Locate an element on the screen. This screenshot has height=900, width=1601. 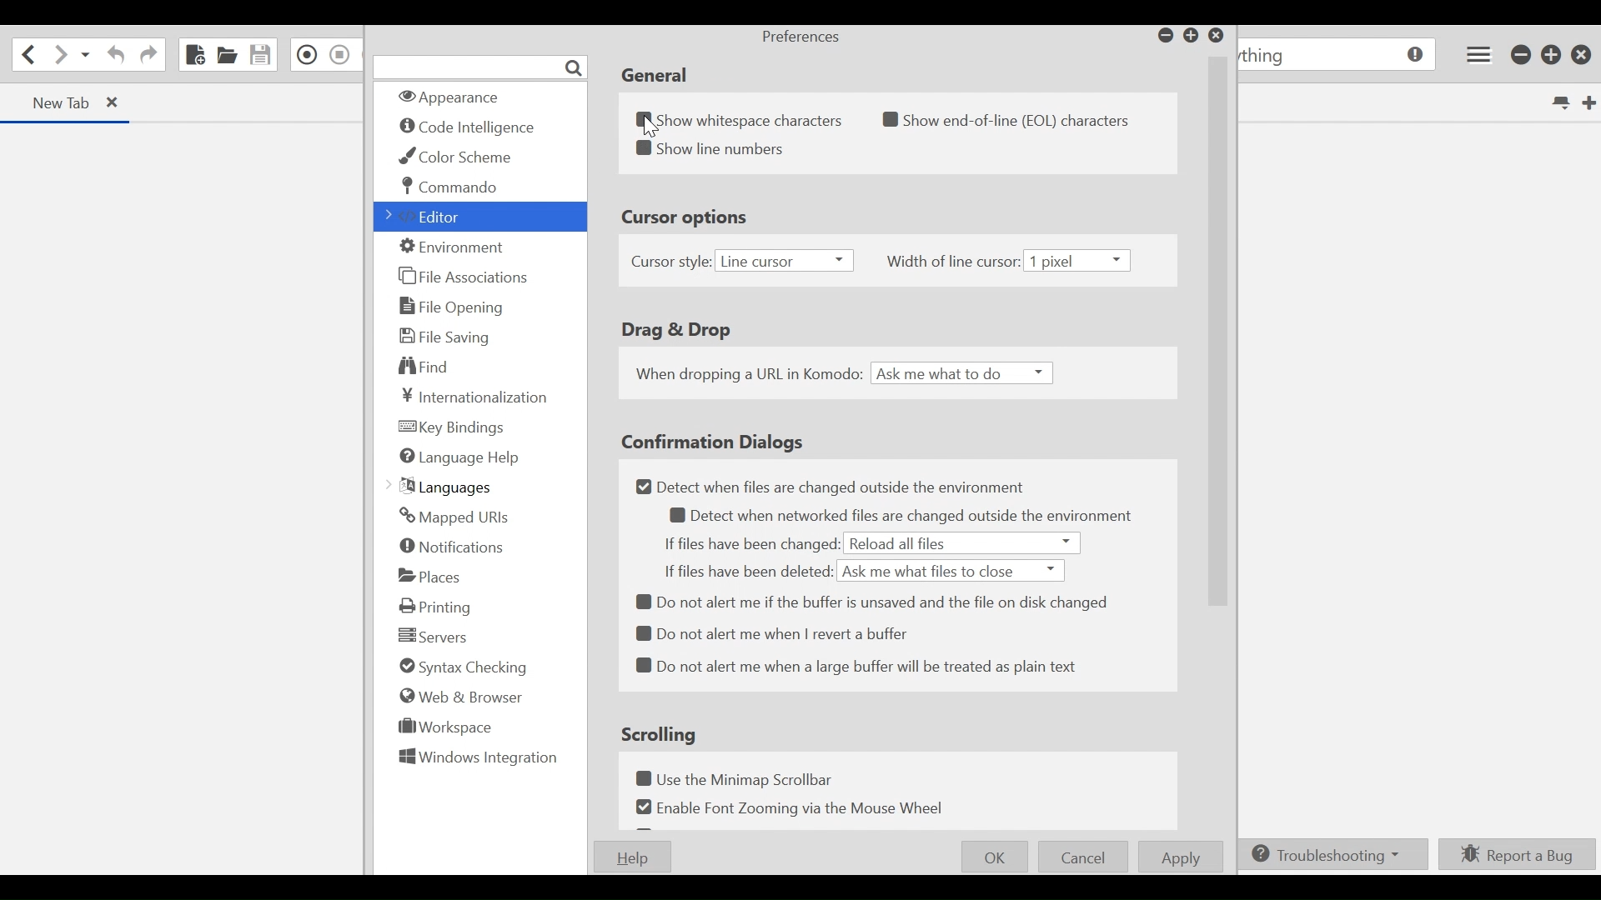
Go back one location is located at coordinates (28, 53).